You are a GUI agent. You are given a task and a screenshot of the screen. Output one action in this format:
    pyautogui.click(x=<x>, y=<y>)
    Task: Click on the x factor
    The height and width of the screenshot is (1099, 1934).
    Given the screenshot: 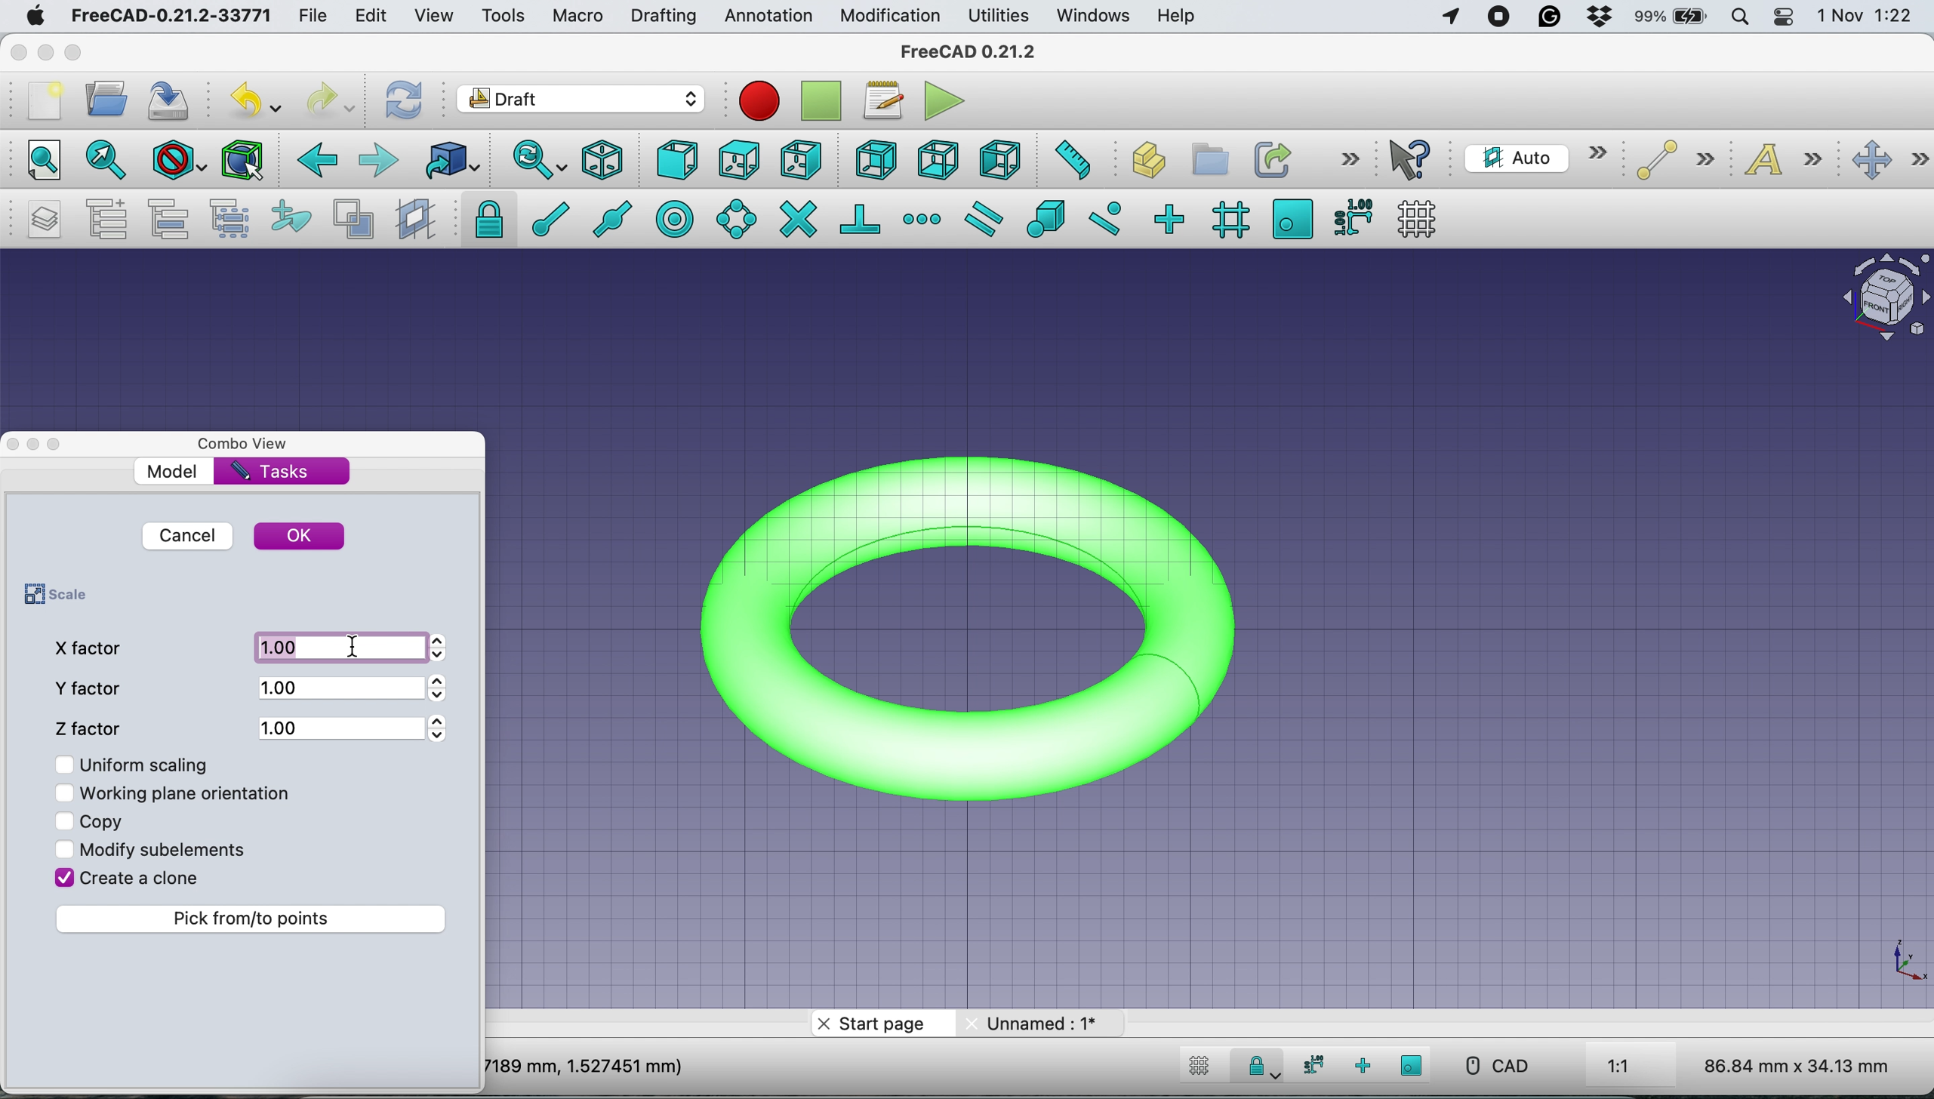 What is the action you would take?
    pyautogui.click(x=91, y=647)
    